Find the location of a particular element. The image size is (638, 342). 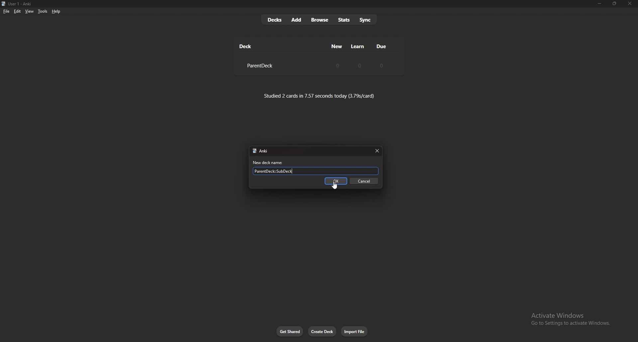

deck settings is located at coordinates (393, 65).